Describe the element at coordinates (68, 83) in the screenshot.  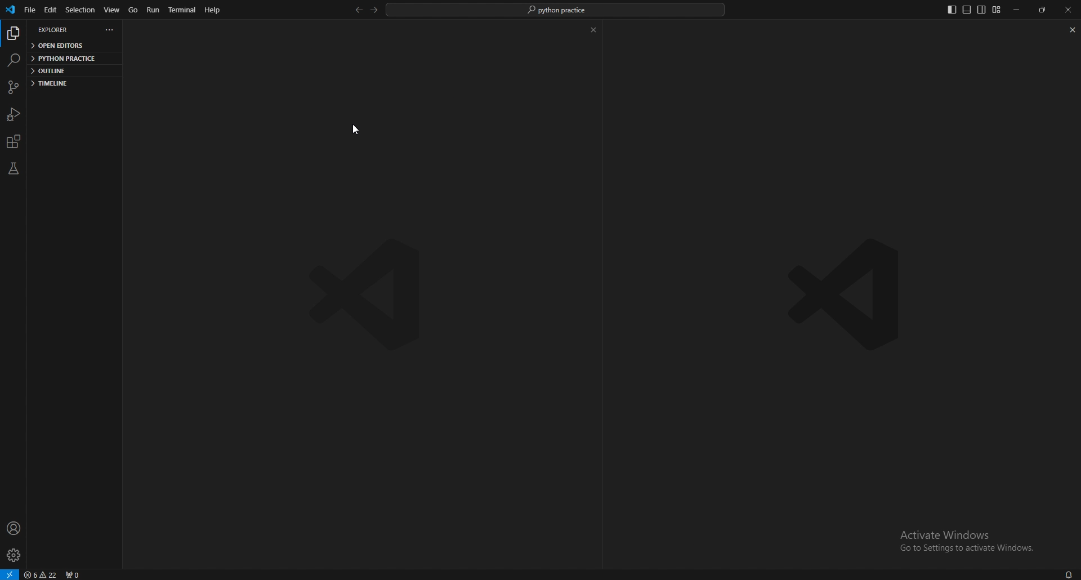
I see `timeline` at that location.